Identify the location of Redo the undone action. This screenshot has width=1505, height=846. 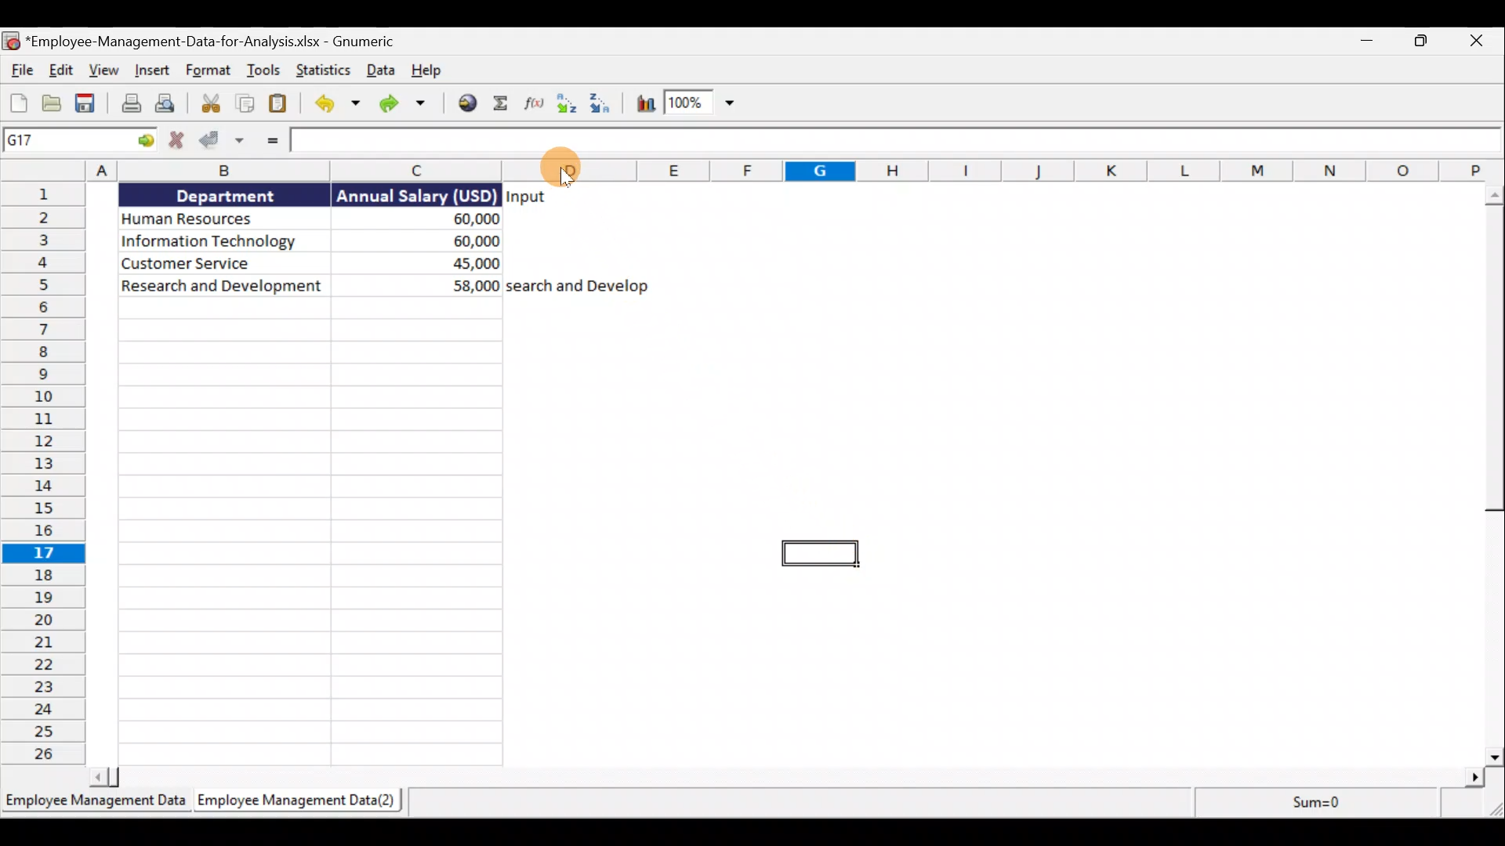
(408, 103).